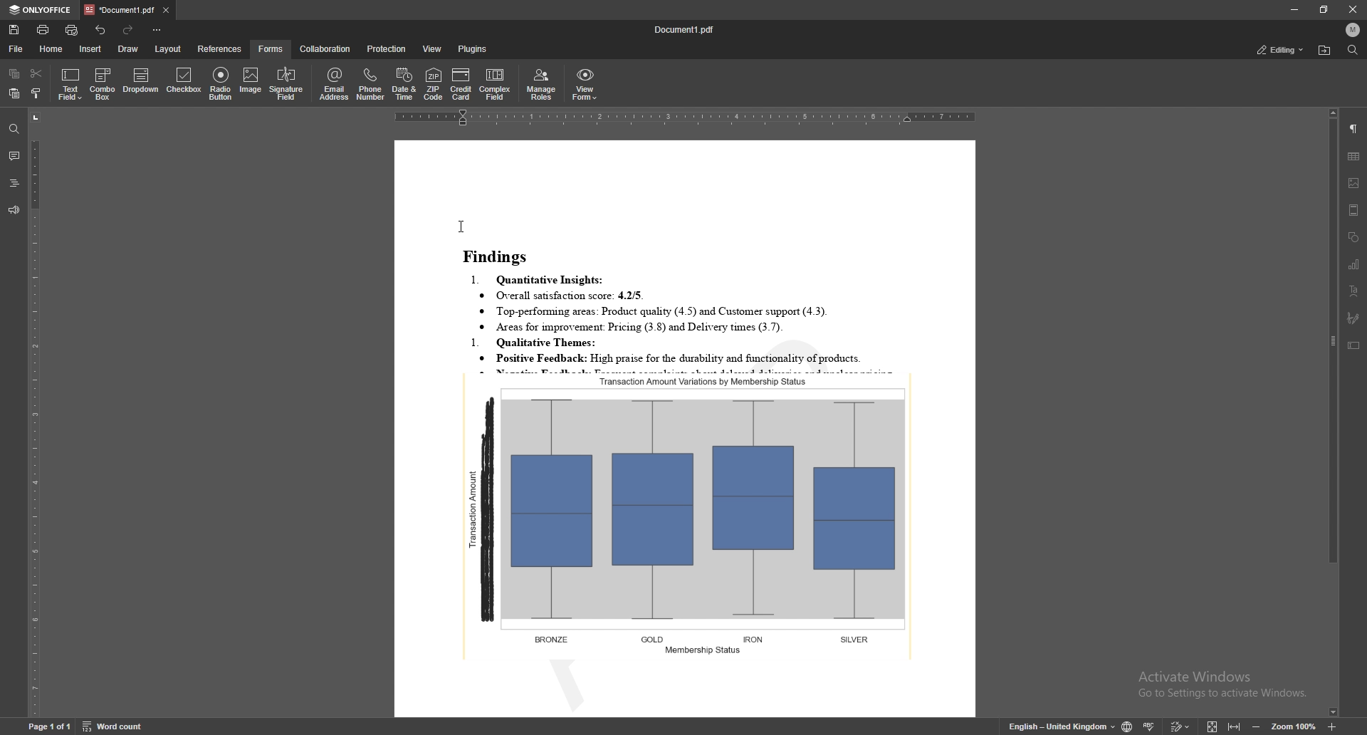 This screenshot has width=1367, height=735. I want to click on signature field, so click(1353, 319).